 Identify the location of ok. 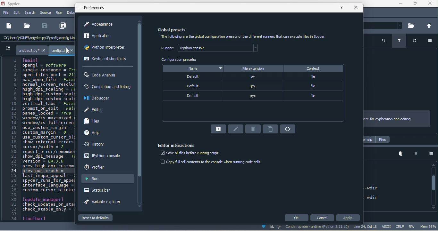
(297, 218).